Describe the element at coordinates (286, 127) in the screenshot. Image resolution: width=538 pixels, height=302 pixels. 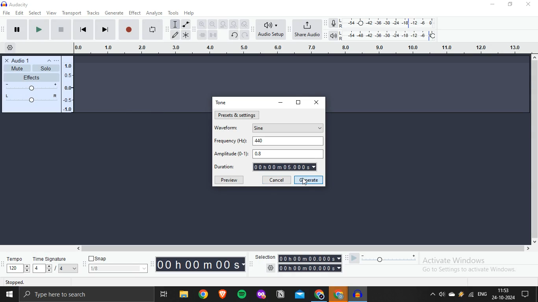
I see `Sine` at that location.